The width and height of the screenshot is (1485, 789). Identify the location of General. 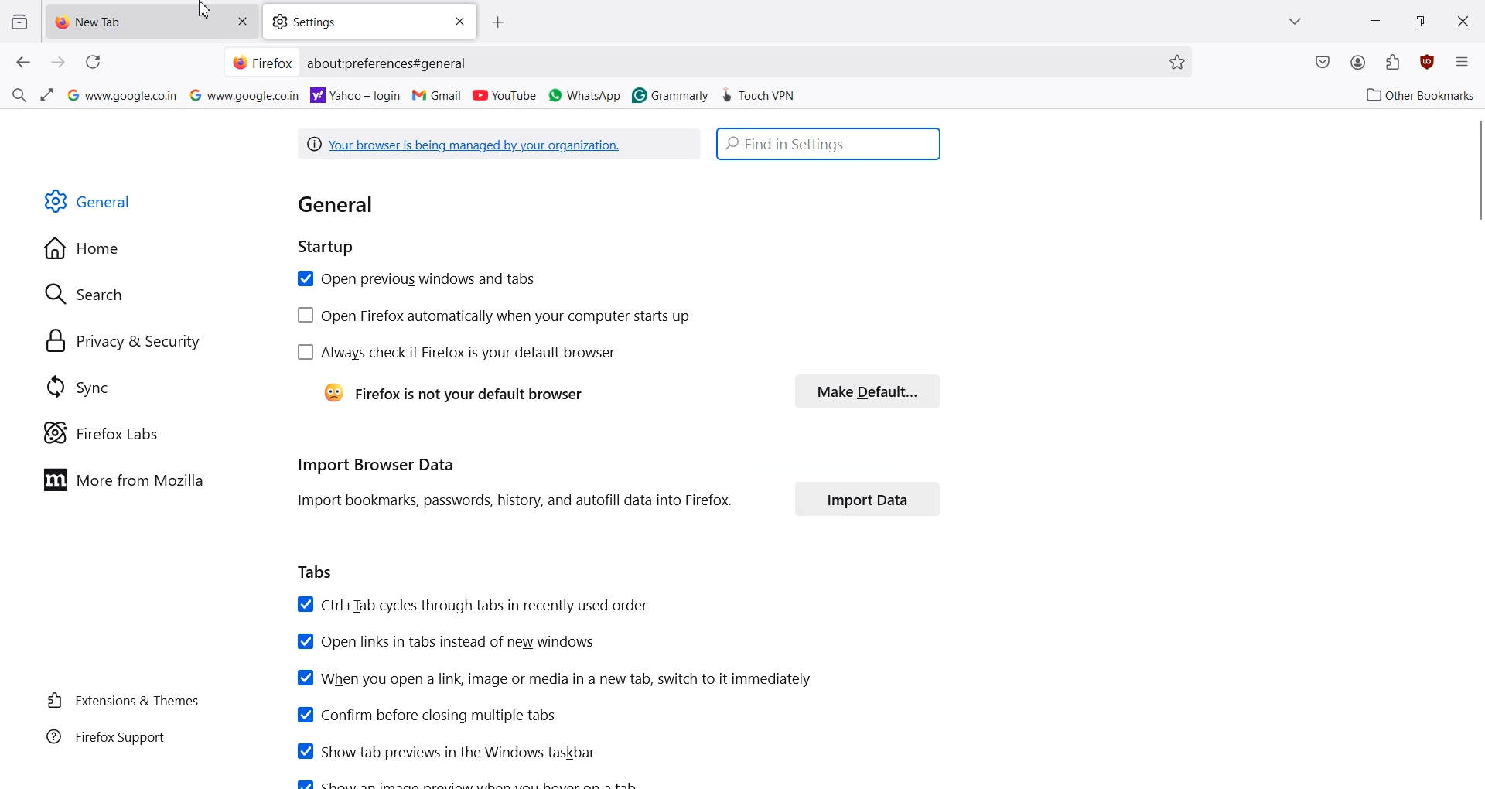
(90, 202).